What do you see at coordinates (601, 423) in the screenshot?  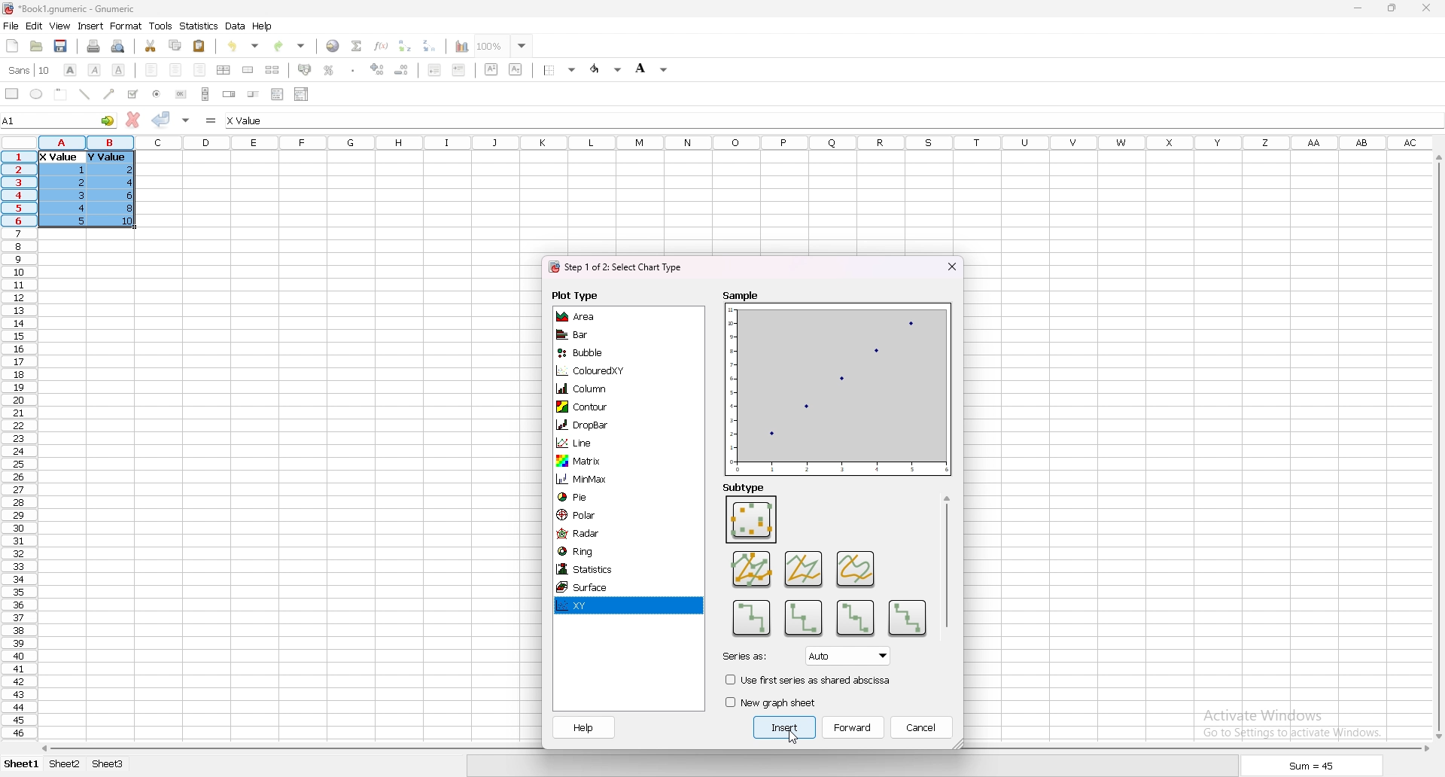 I see `dropbar` at bounding box center [601, 423].